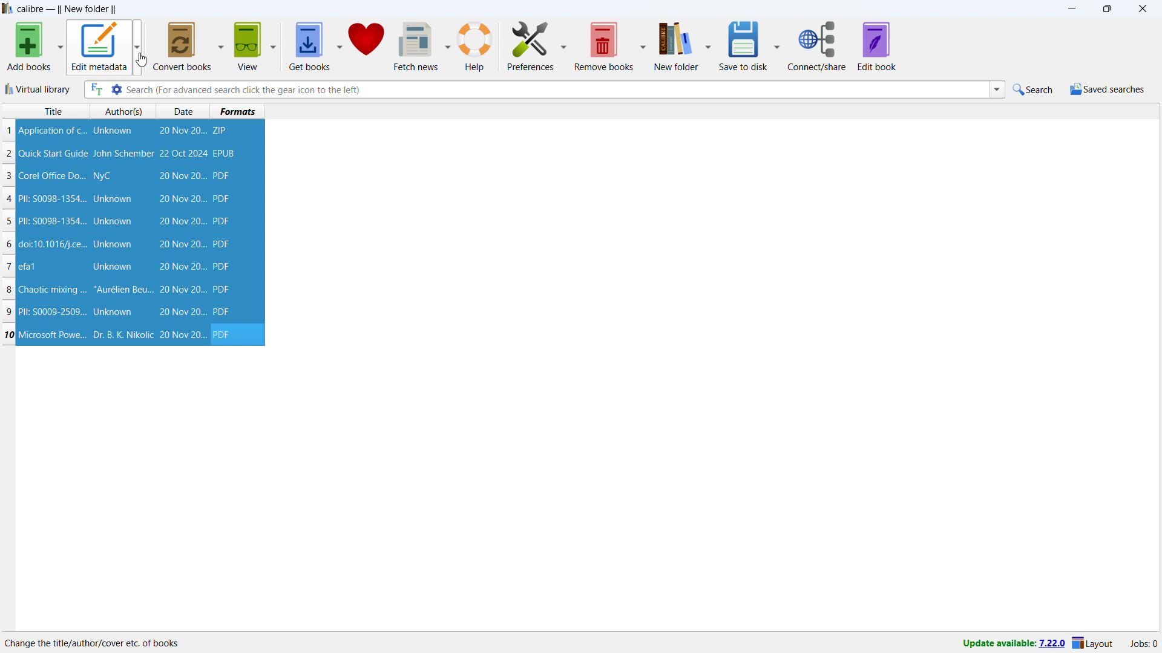  Describe the element at coordinates (53, 222) in the screenshot. I see `PII:S0098-1354...` at that location.